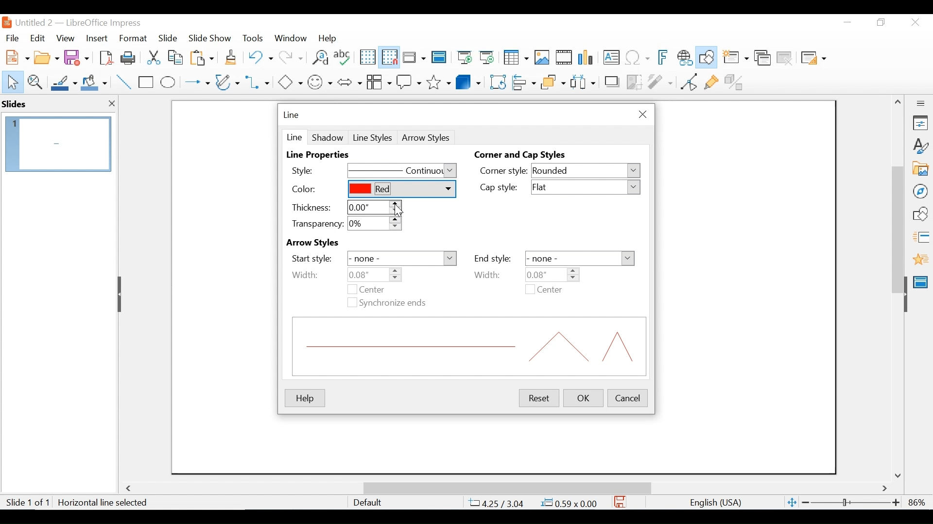 The height and width of the screenshot is (524, 933). I want to click on Slide Preview, so click(57, 145).